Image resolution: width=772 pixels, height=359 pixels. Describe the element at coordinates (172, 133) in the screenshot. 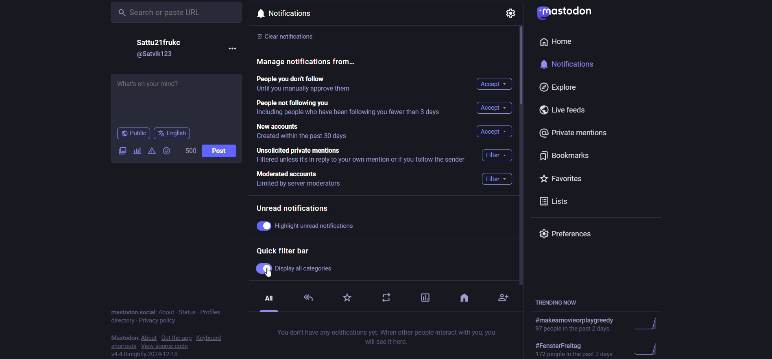

I see `english` at that location.